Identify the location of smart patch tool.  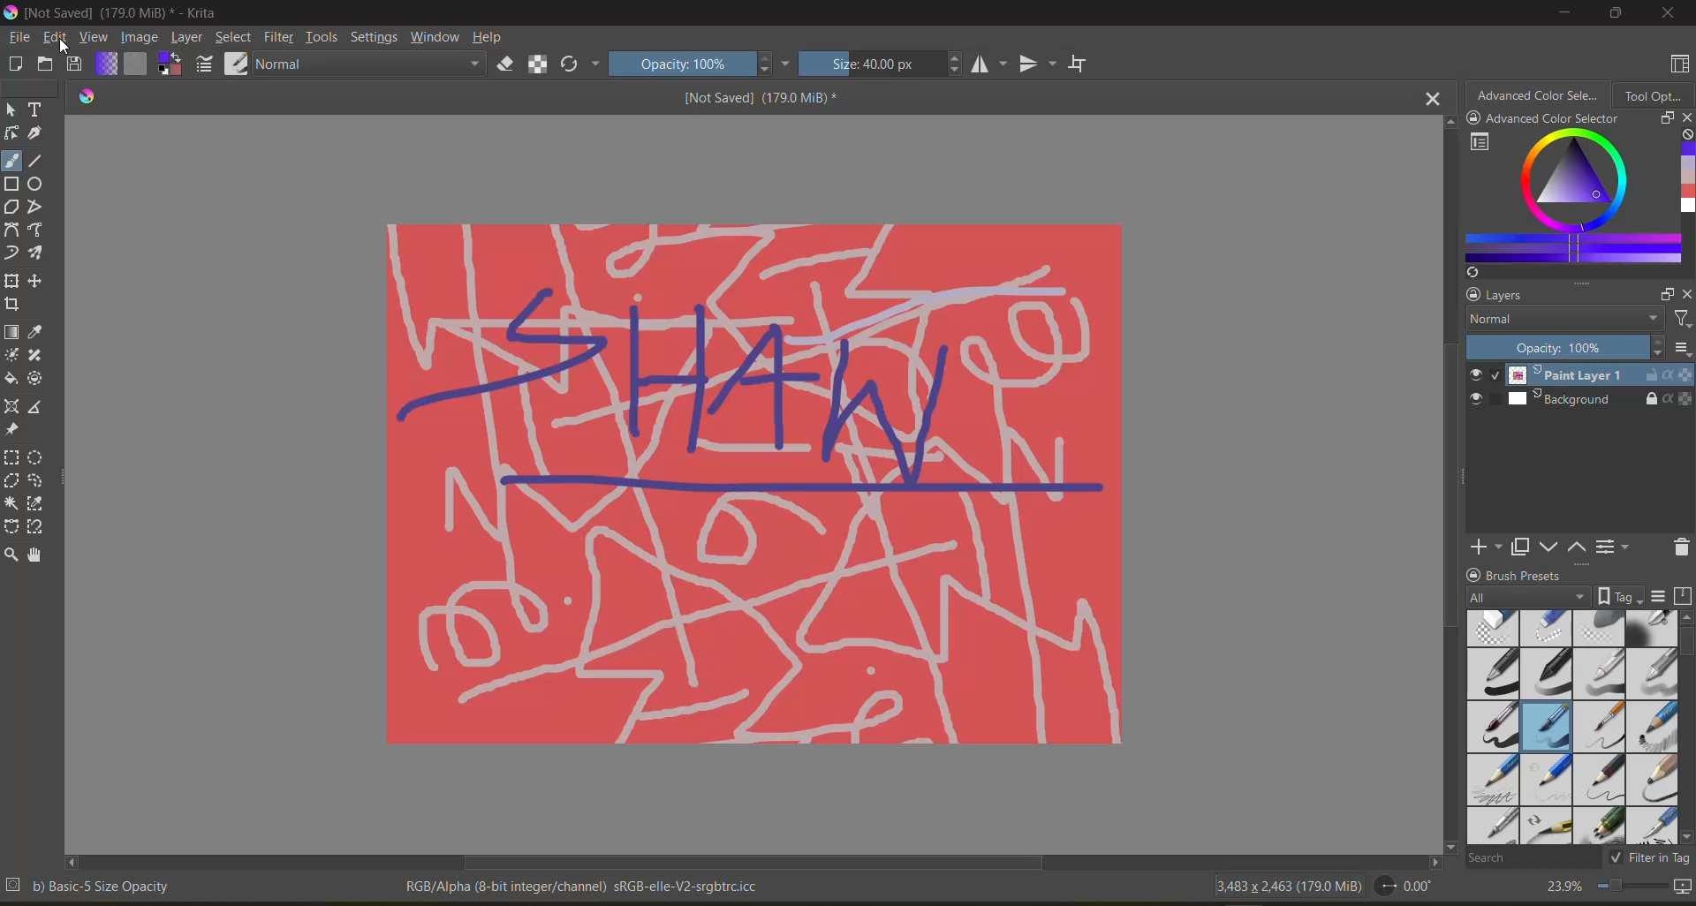
(36, 355).